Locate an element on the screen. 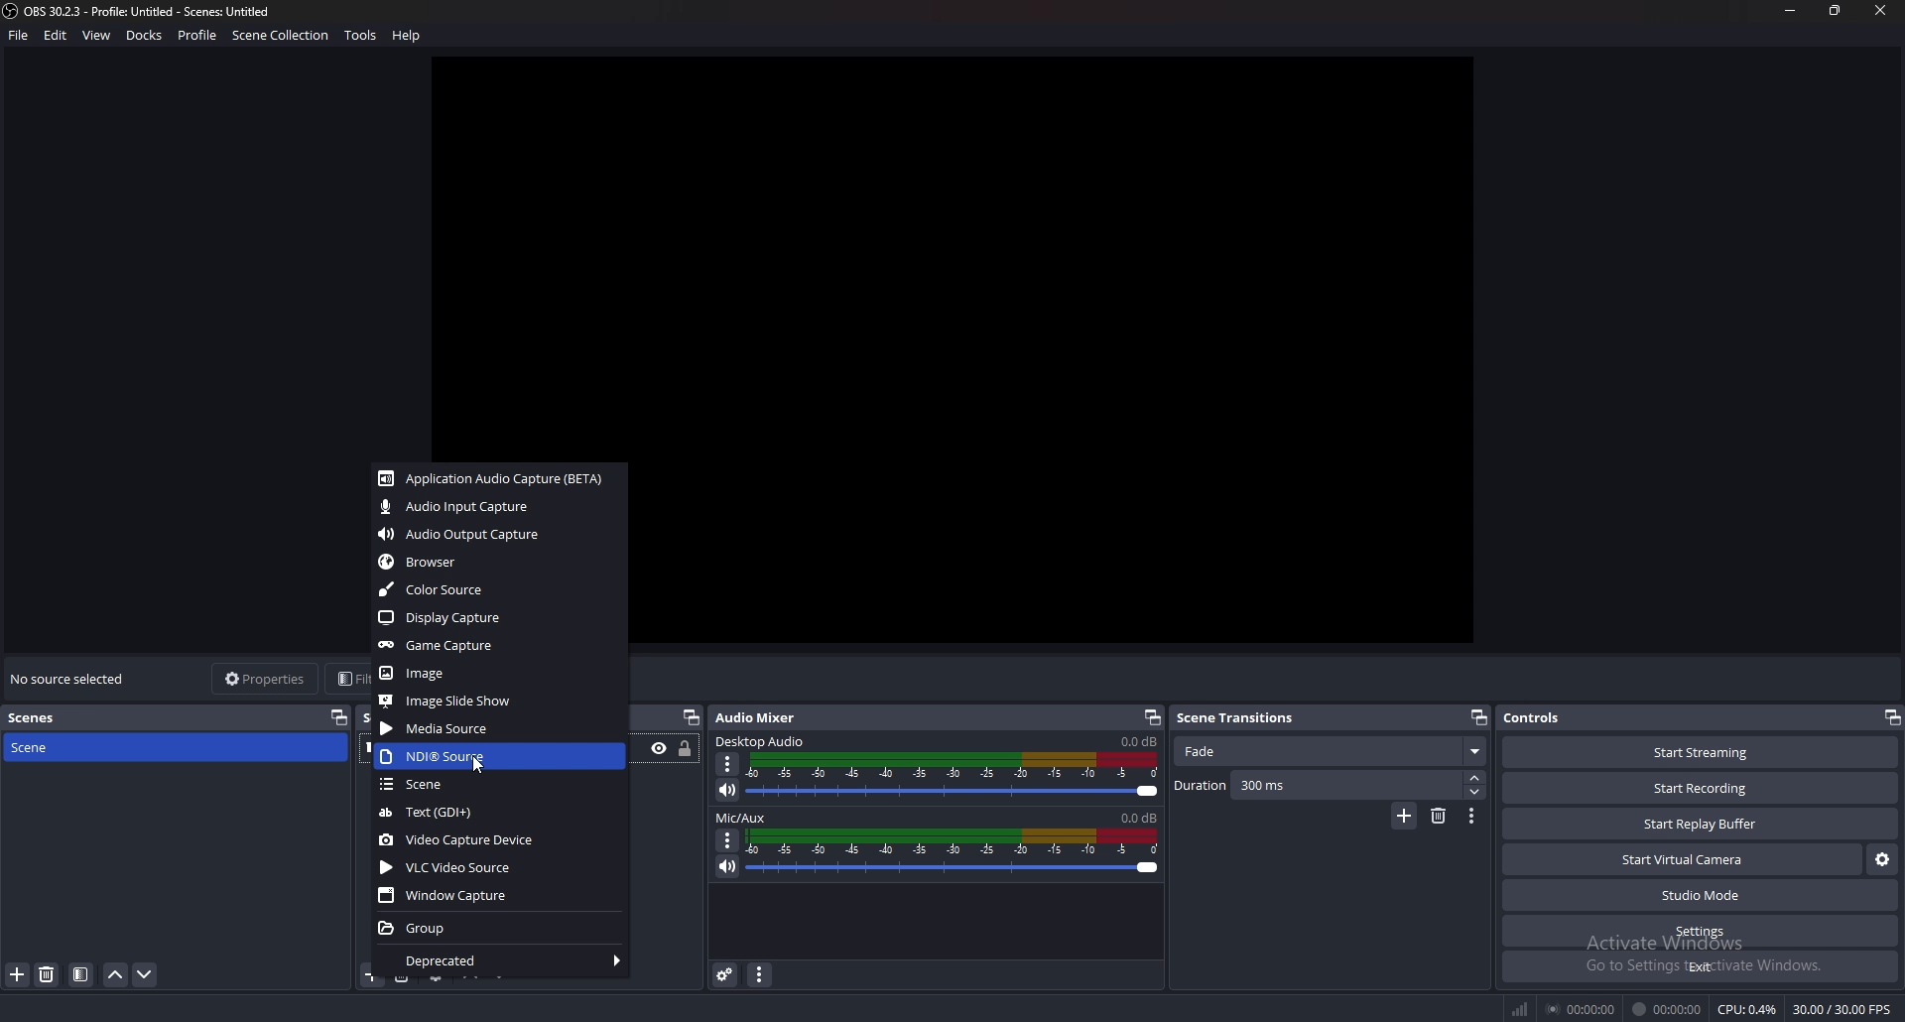  controls is located at coordinates (1559, 716).